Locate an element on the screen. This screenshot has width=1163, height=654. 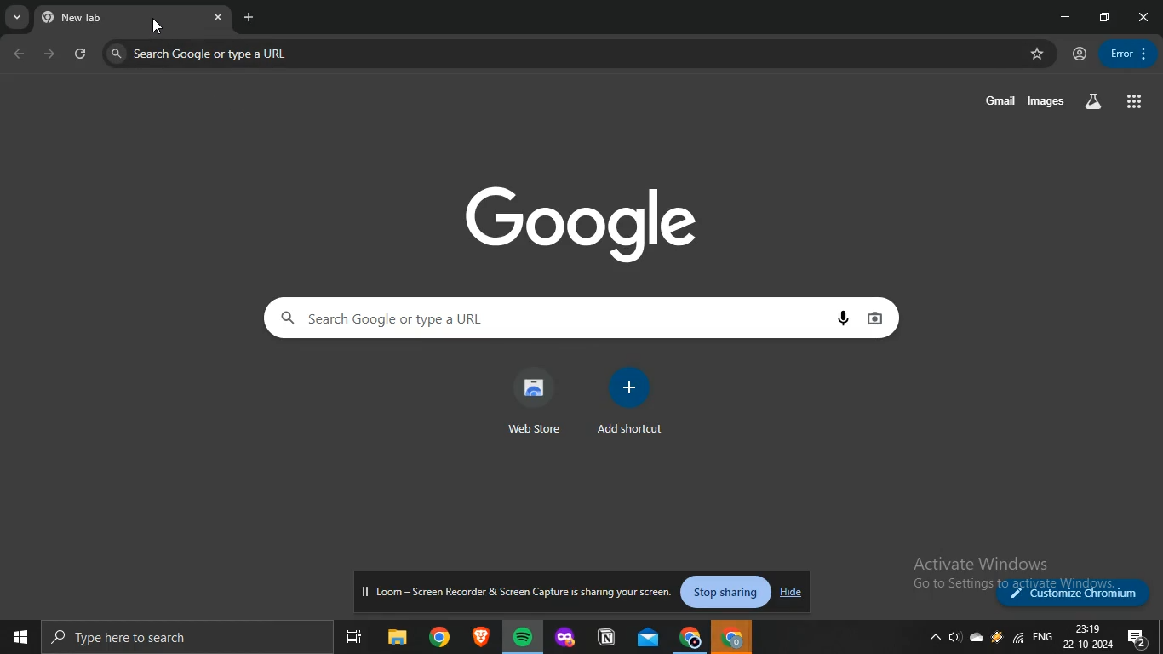
23:9 22-10-2024 is located at coordinates (1088, 635).